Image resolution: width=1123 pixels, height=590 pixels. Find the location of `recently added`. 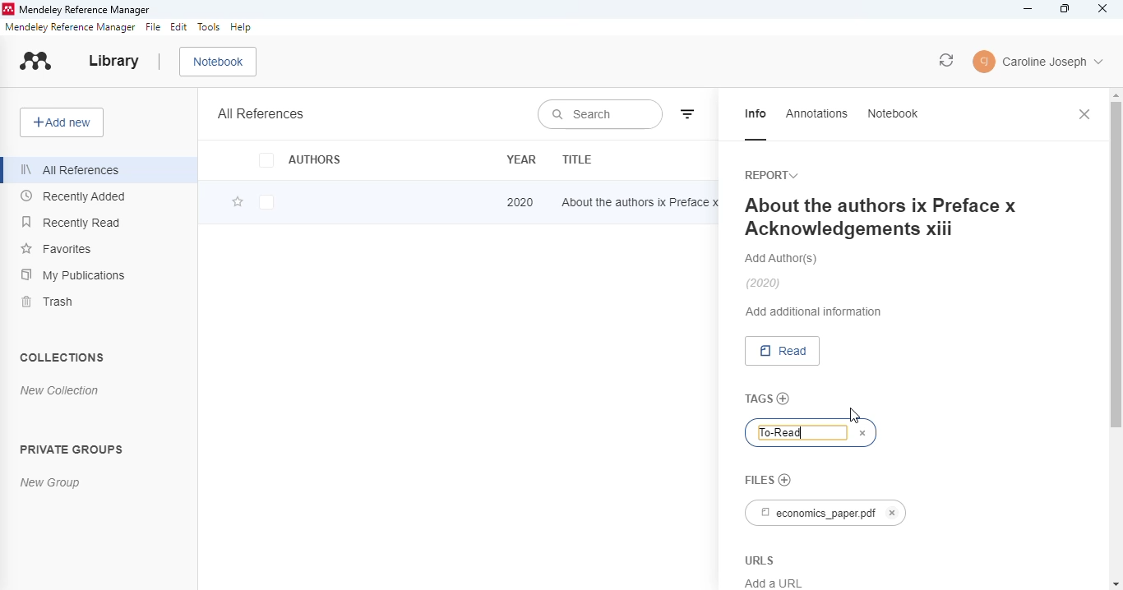

recently added is located at coordinates (75, 196).